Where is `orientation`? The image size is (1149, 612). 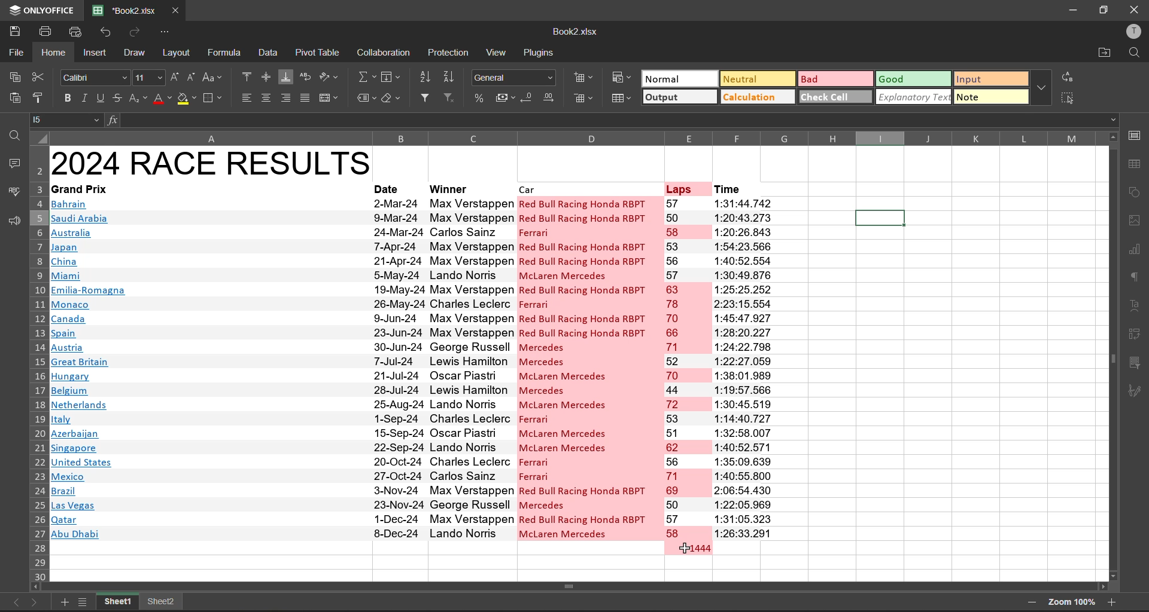 orientation is located at coordinates (330, 78).